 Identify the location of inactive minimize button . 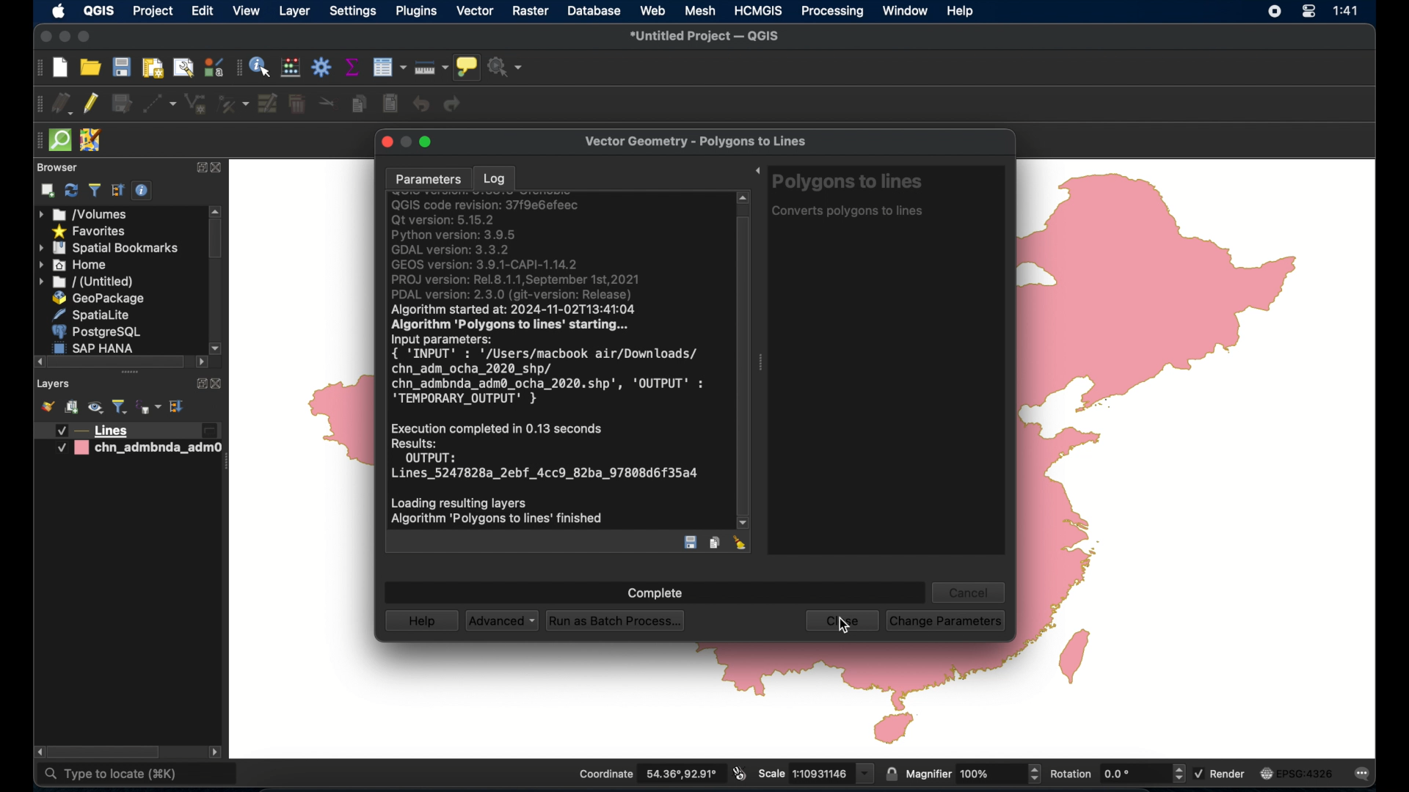
(406, 143).